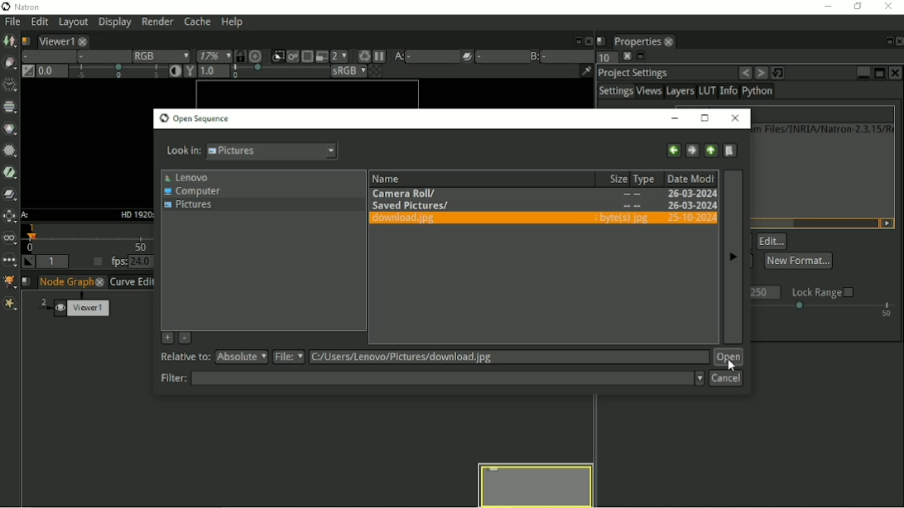 The height and width of the screenshot is (508, 904). I want to click on Layers, so click(680, 92).